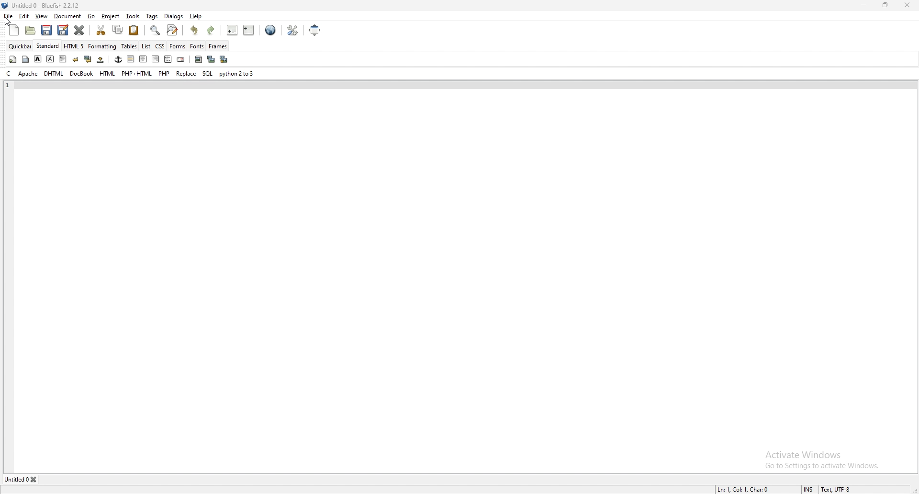 This screenshot has height=494, width=919. I want to click on Ln: 1, Col: 1, Char: 0, so click(745, 489).